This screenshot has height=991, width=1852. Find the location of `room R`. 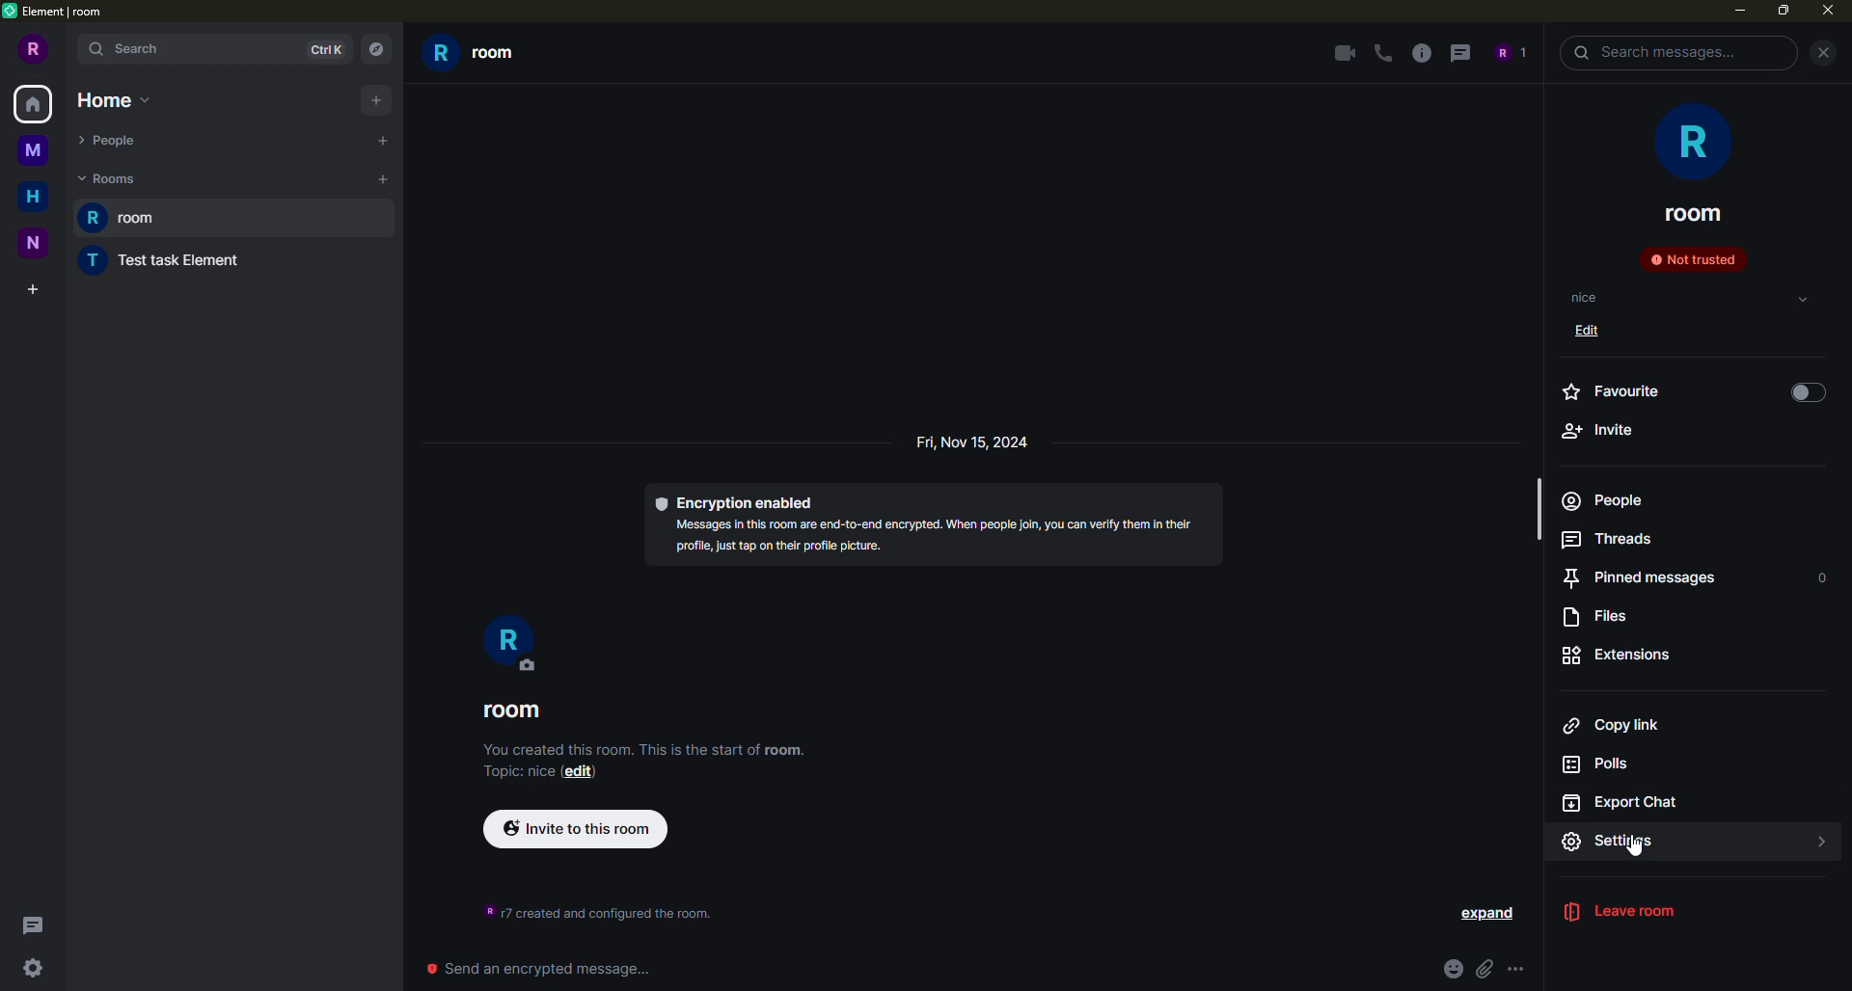

room R is located at coordinates (238, 218).